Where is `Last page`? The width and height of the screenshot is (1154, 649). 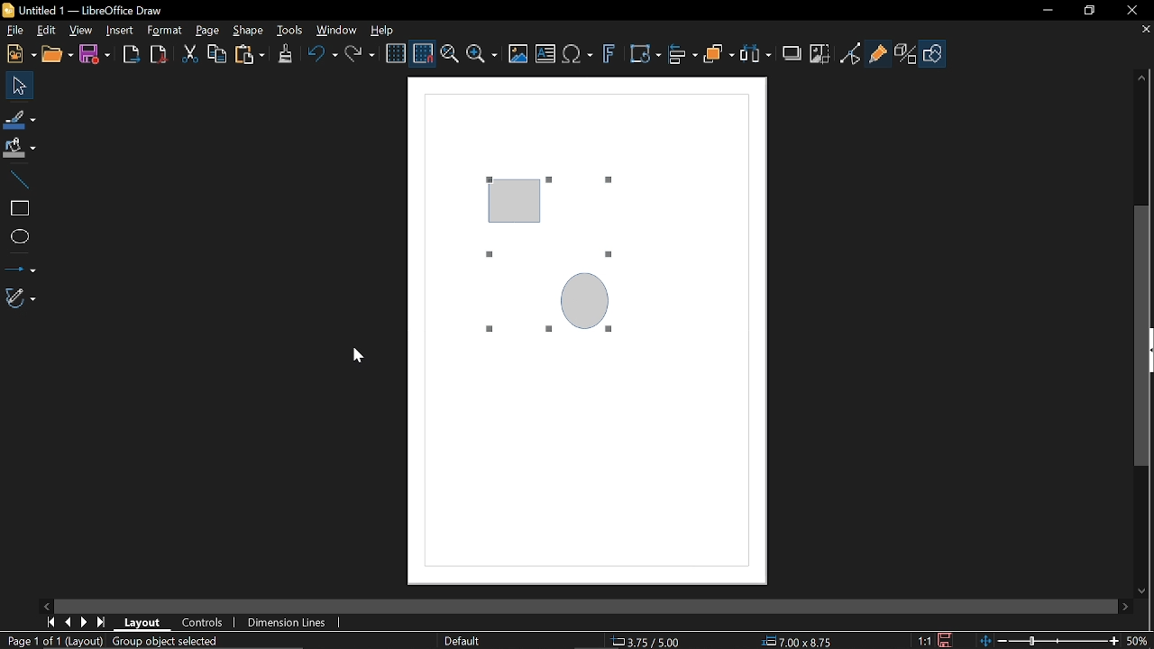
Last page is located at coordinates (104, 623).